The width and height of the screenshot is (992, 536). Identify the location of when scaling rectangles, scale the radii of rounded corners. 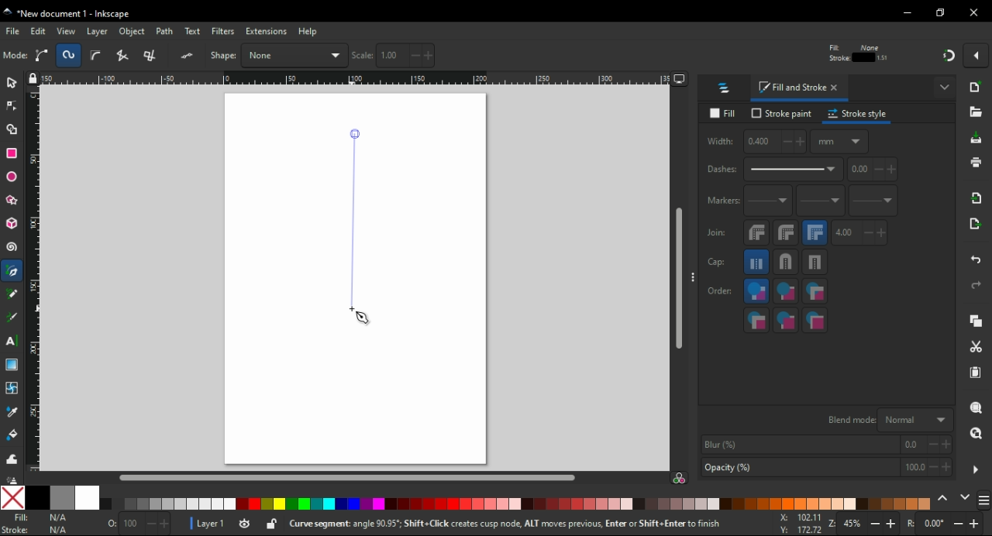
(856, 56).